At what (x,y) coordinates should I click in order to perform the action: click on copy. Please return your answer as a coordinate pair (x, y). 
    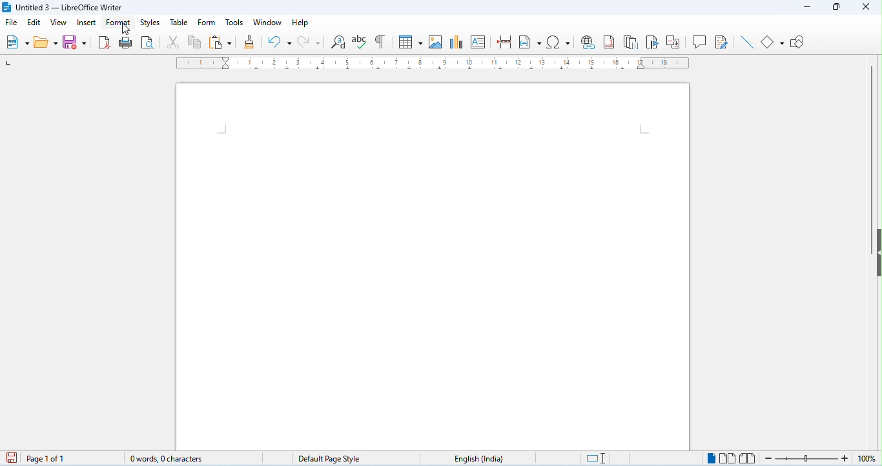
    Looking at the image, I should click on (196, 42).